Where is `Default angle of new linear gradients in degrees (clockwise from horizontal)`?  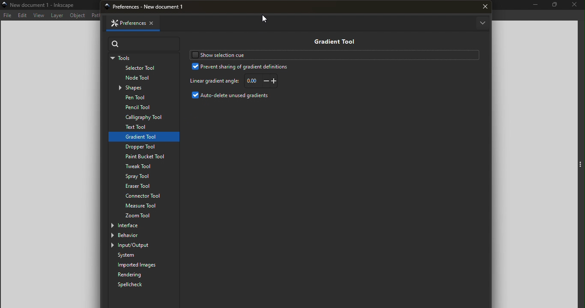 Default angle of new linear gradients in degrees (clockwise from horizontal) is located at coordinates (262, 80).